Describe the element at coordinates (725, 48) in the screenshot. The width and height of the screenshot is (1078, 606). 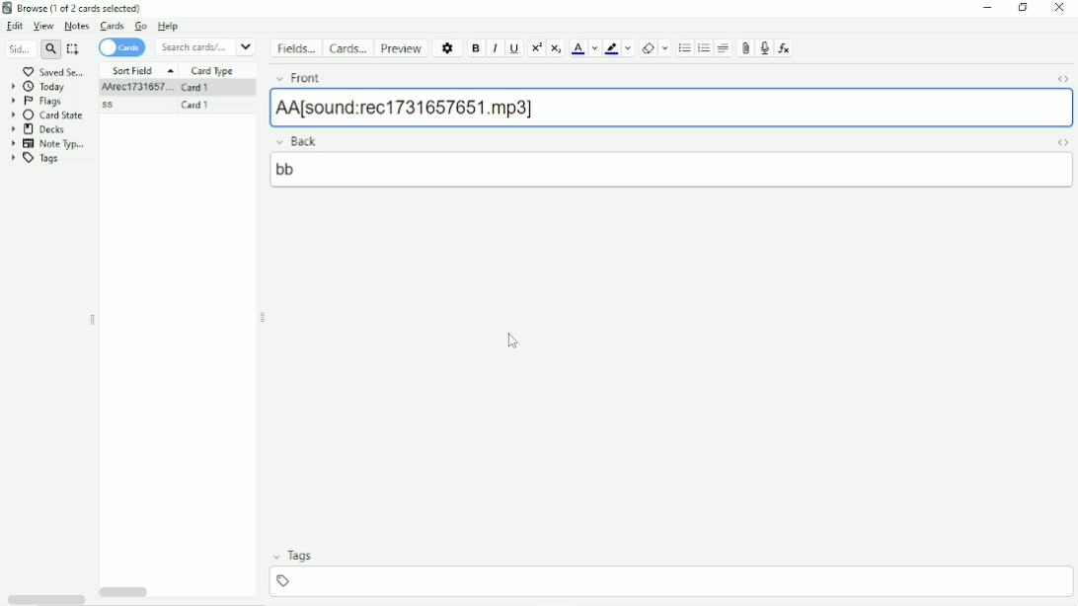
I see `Alignment` at that location.